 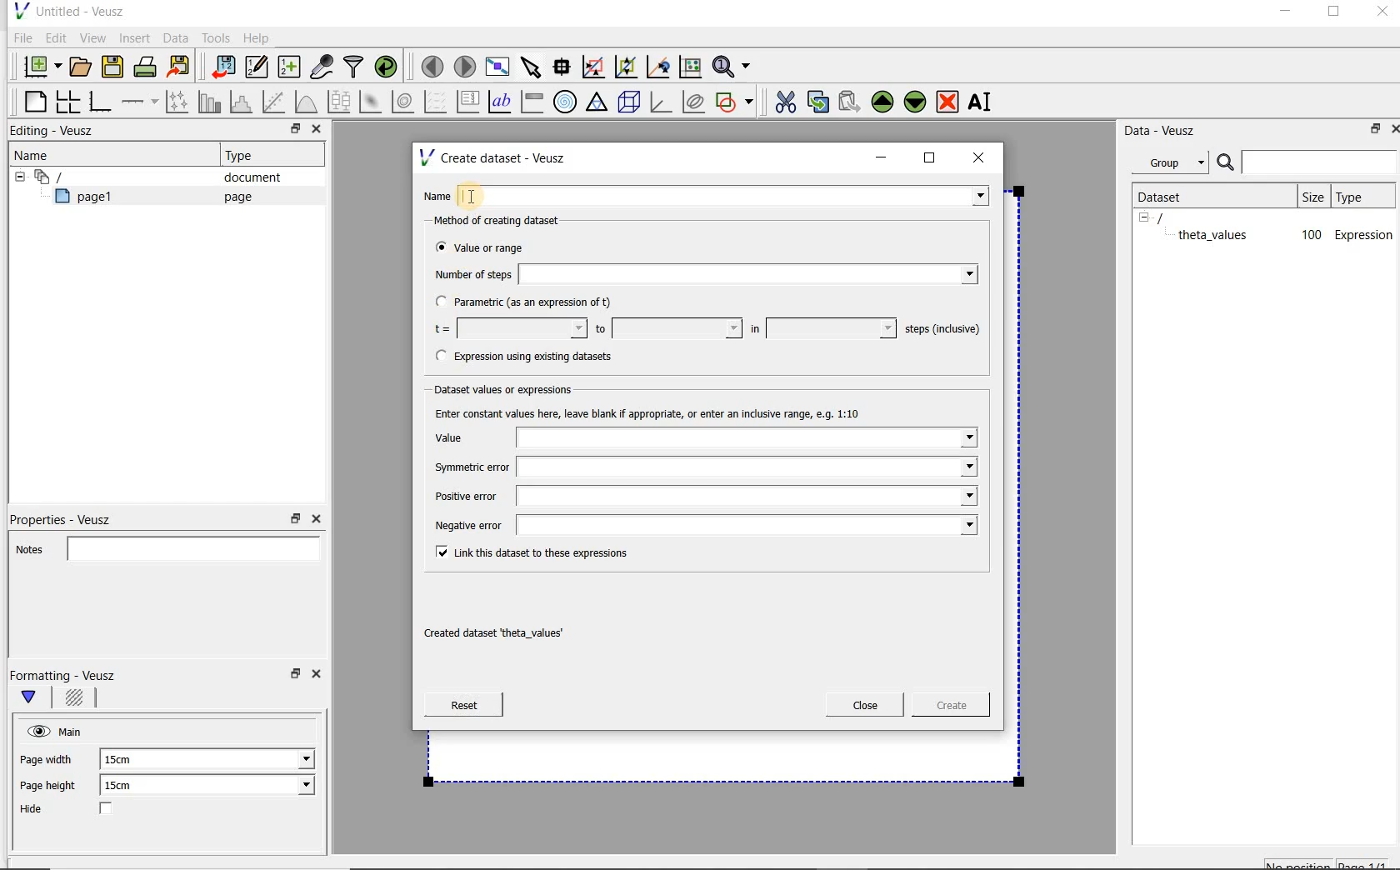 I want to click on document, so click(x=246, y=177).